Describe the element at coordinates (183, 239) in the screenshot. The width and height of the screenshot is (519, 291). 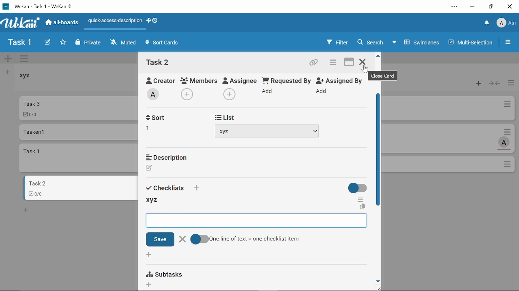
I see `Close` at that location.